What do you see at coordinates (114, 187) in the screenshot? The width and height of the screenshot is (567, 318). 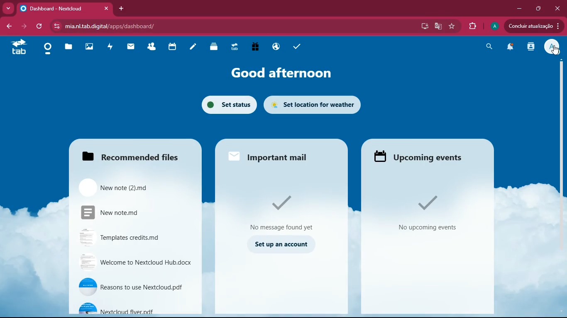 I see `New note (2).md` at bounding box center [114, 187].